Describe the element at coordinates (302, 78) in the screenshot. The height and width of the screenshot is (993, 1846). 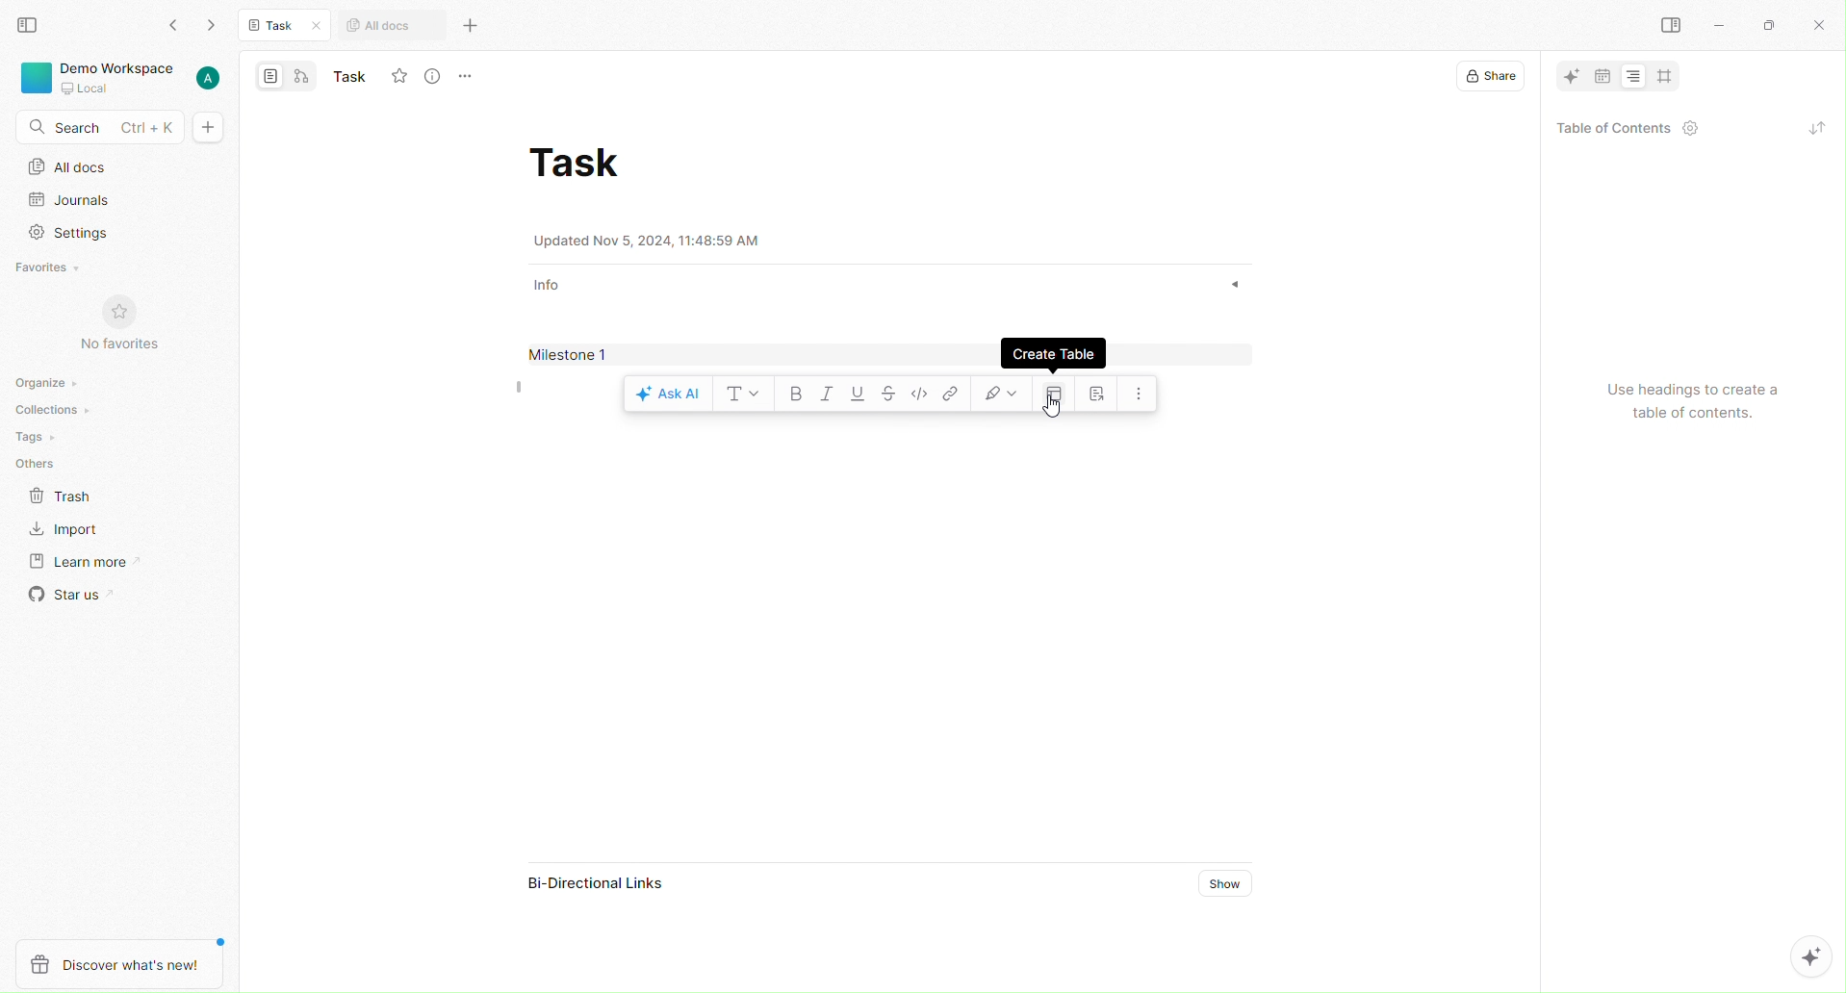
I see `edgeless mode` at that location.